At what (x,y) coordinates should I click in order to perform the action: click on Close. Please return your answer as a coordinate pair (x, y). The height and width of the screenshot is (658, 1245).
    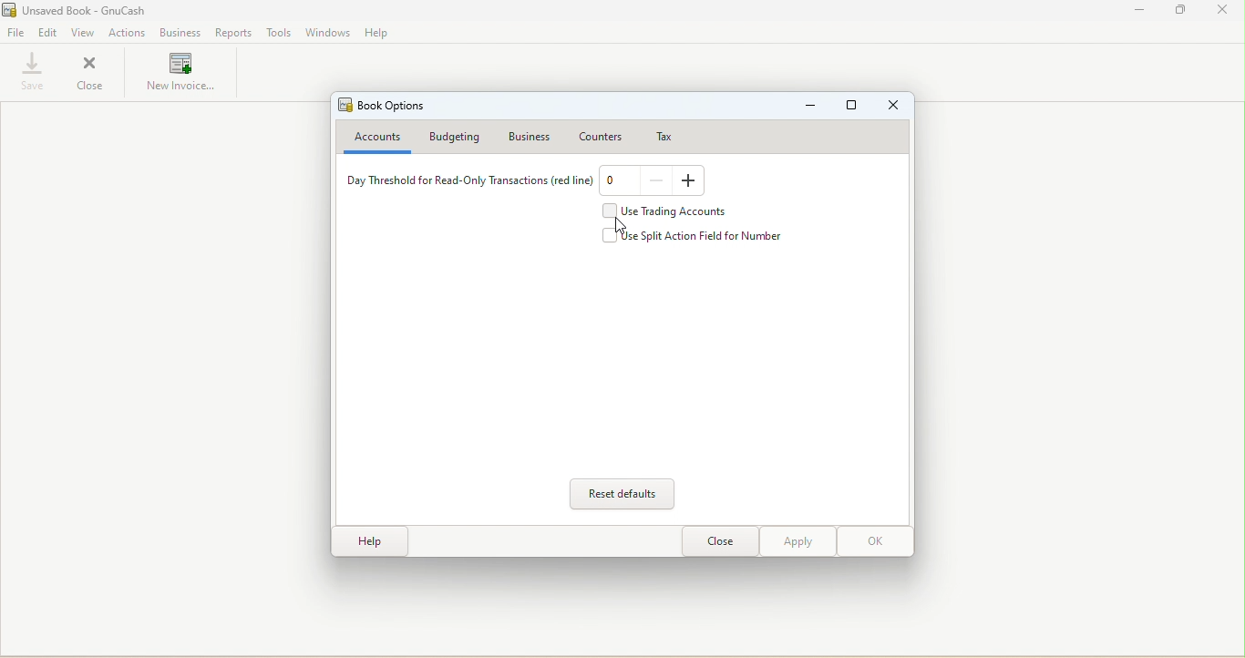
    Looking at the image, I should click on (895, 107).